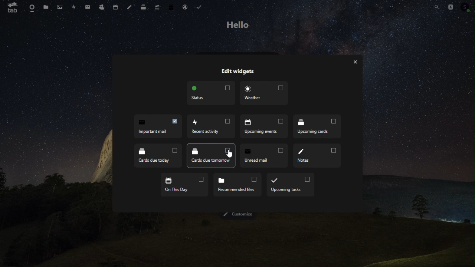  I want to click on files, so click(46, 6).